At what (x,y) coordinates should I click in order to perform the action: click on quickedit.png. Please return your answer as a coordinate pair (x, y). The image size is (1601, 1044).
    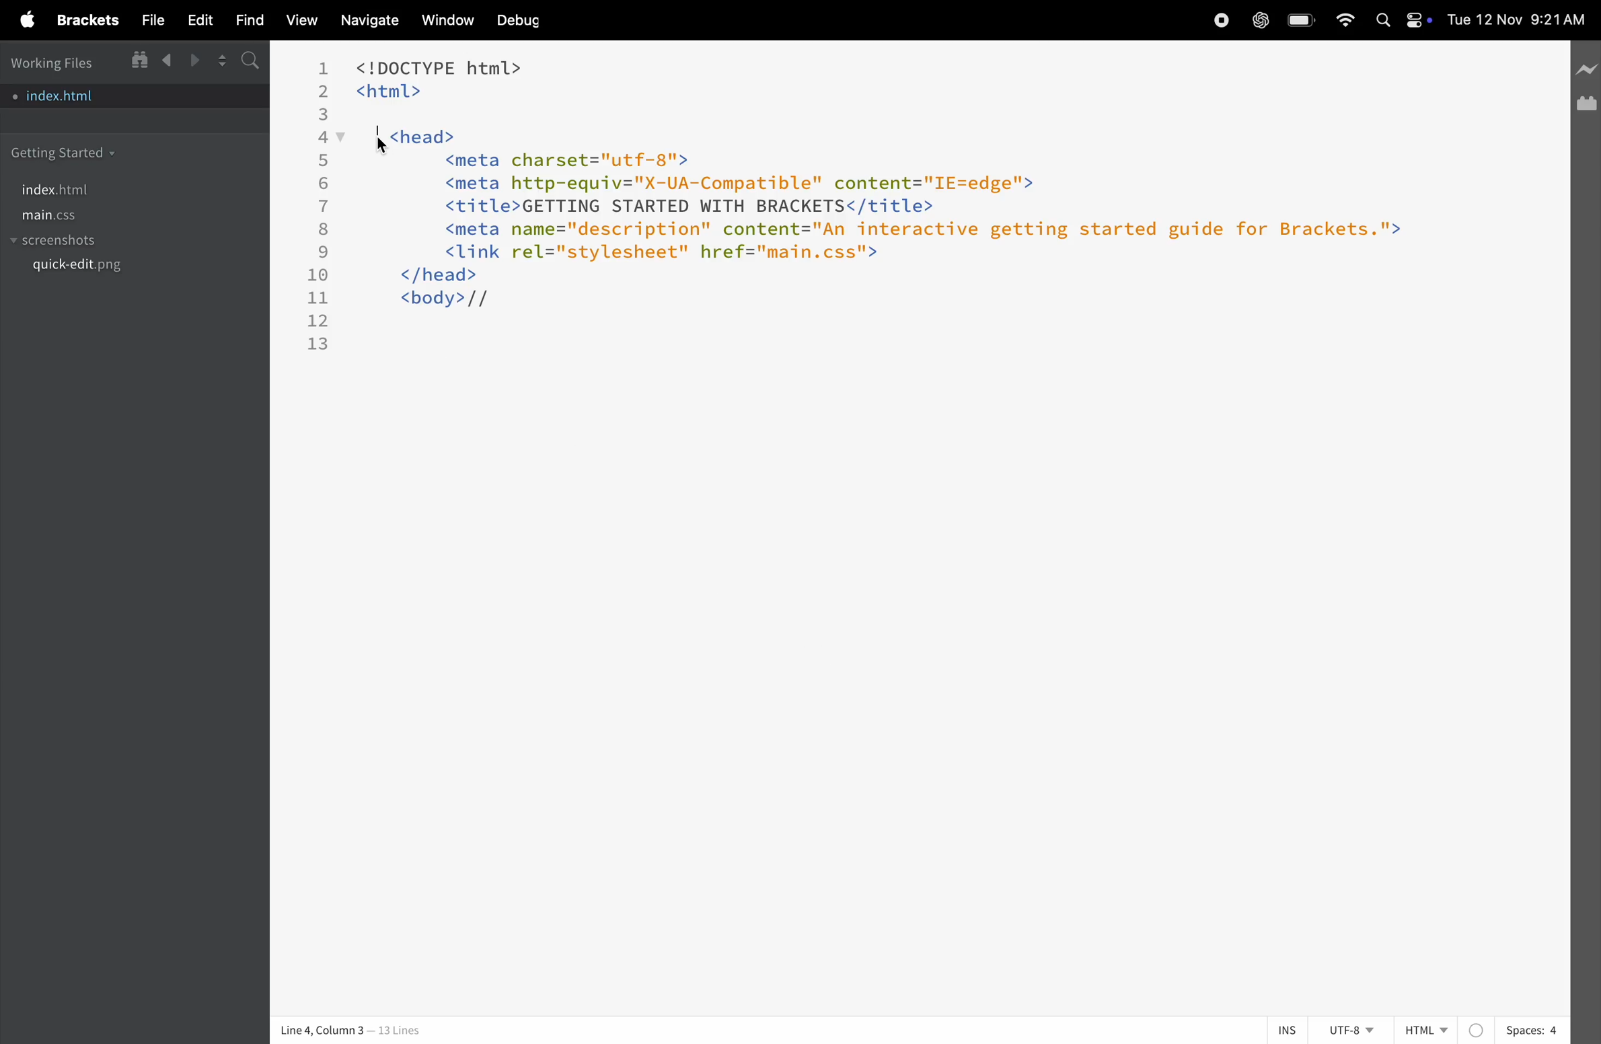
    Looking at the image, I should click on (102, 269).